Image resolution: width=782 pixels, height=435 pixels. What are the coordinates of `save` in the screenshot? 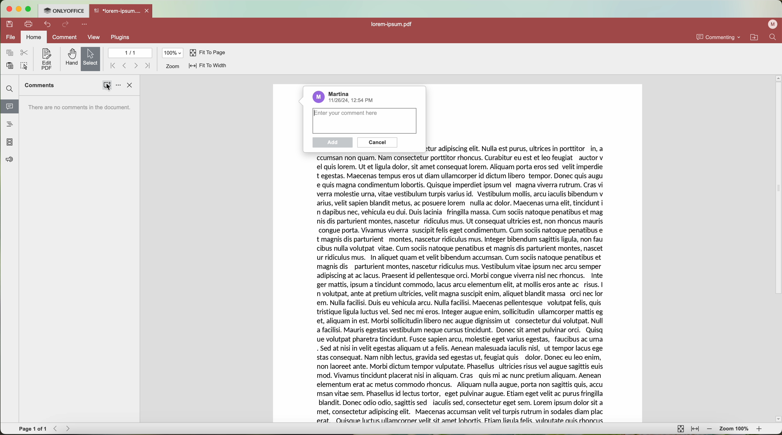 It's located at (8, 24).